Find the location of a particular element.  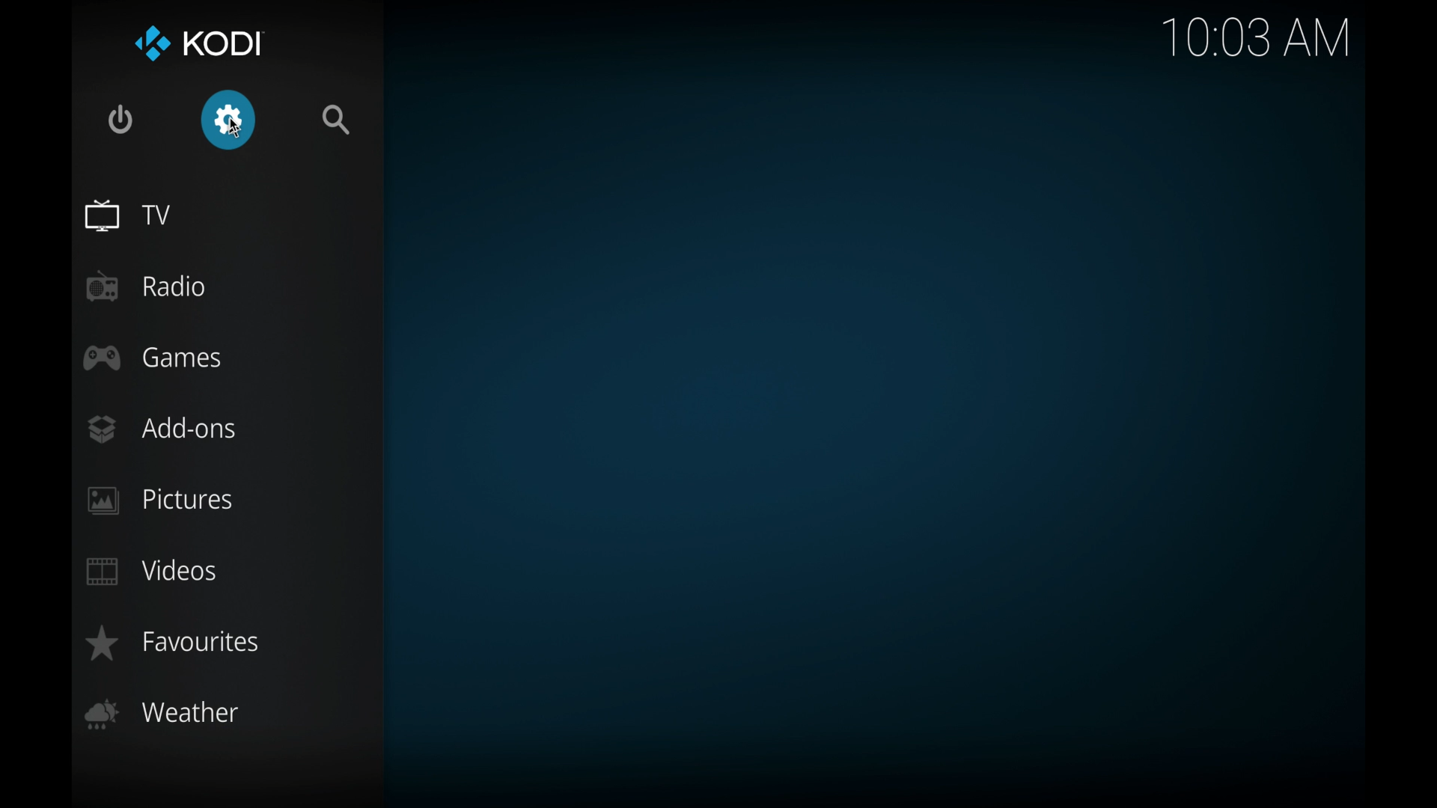

add-ons is located at coordinates (161, 429).